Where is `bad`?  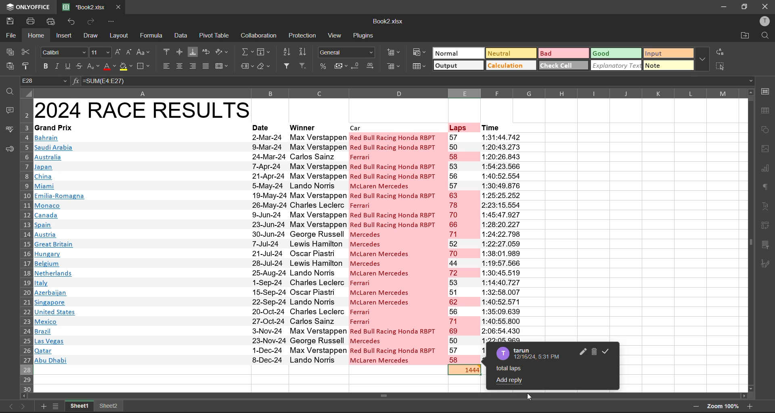 bad is located at coordinates (563, 53).